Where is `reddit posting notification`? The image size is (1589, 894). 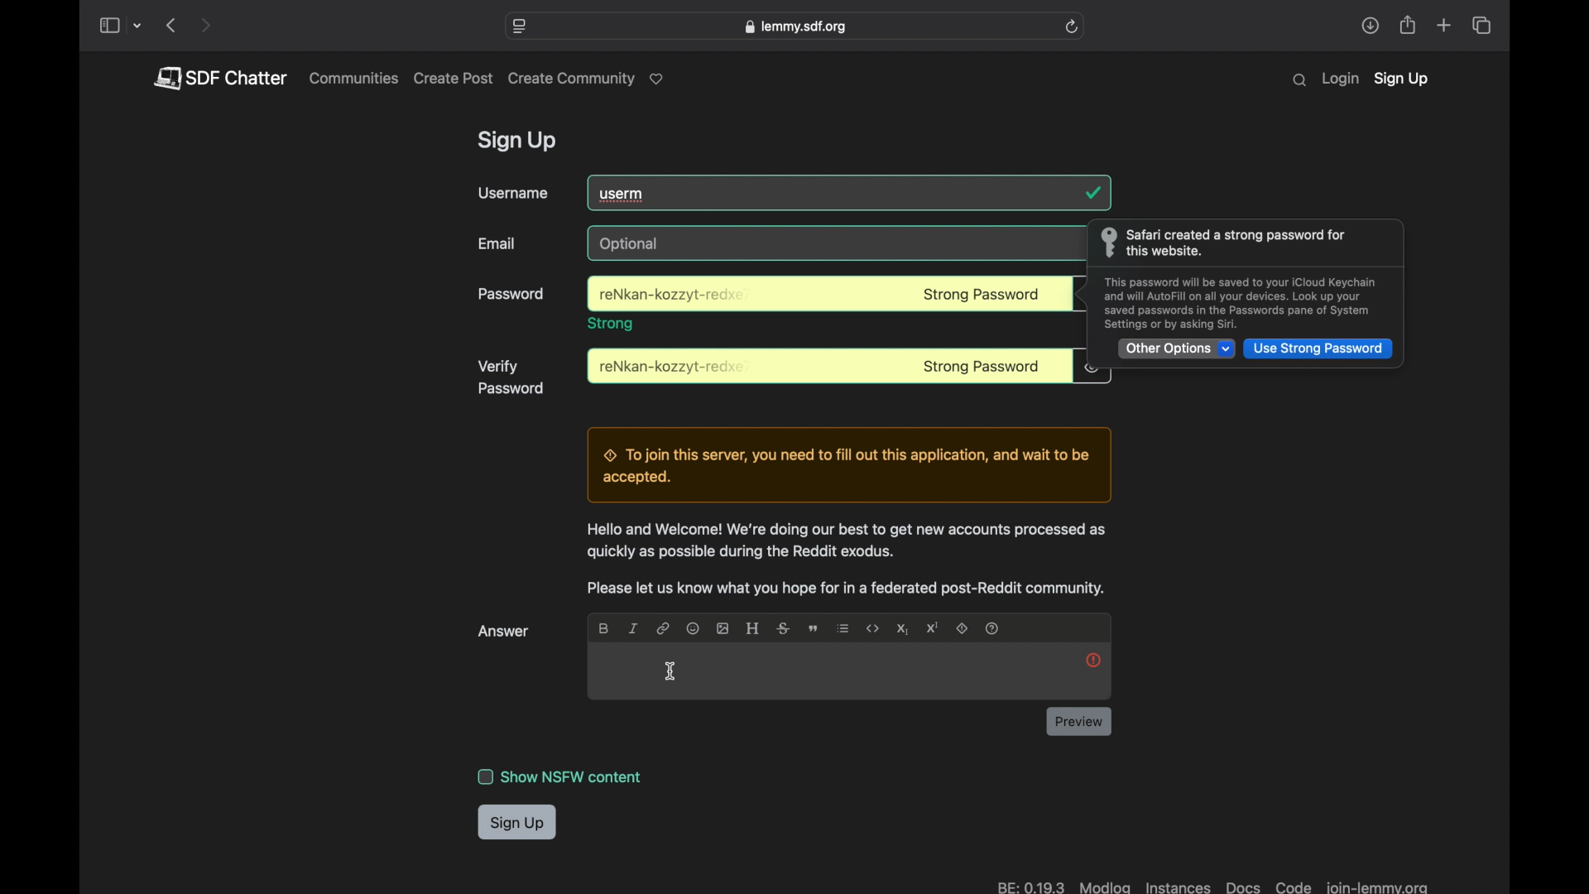 reddit posting notification is located at coordinates (845, 589).